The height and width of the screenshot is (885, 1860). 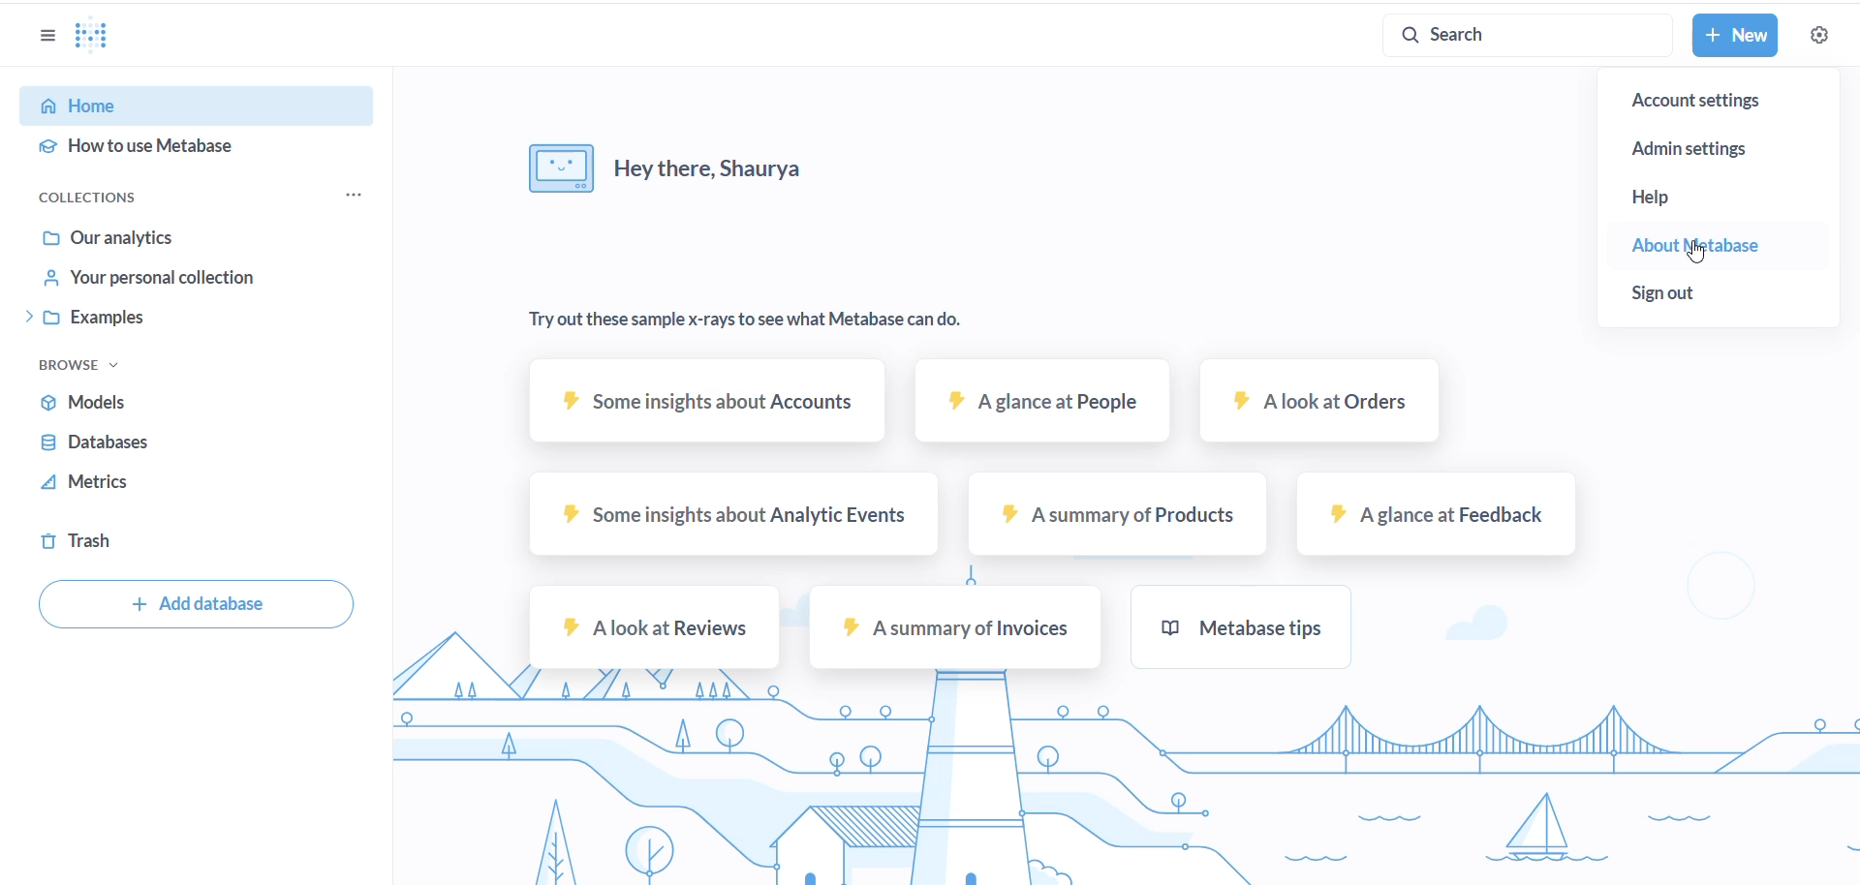 What do you see at coordinates (117, 198) in the screenshot?
I see `collections` at bounding box center [117, 198].